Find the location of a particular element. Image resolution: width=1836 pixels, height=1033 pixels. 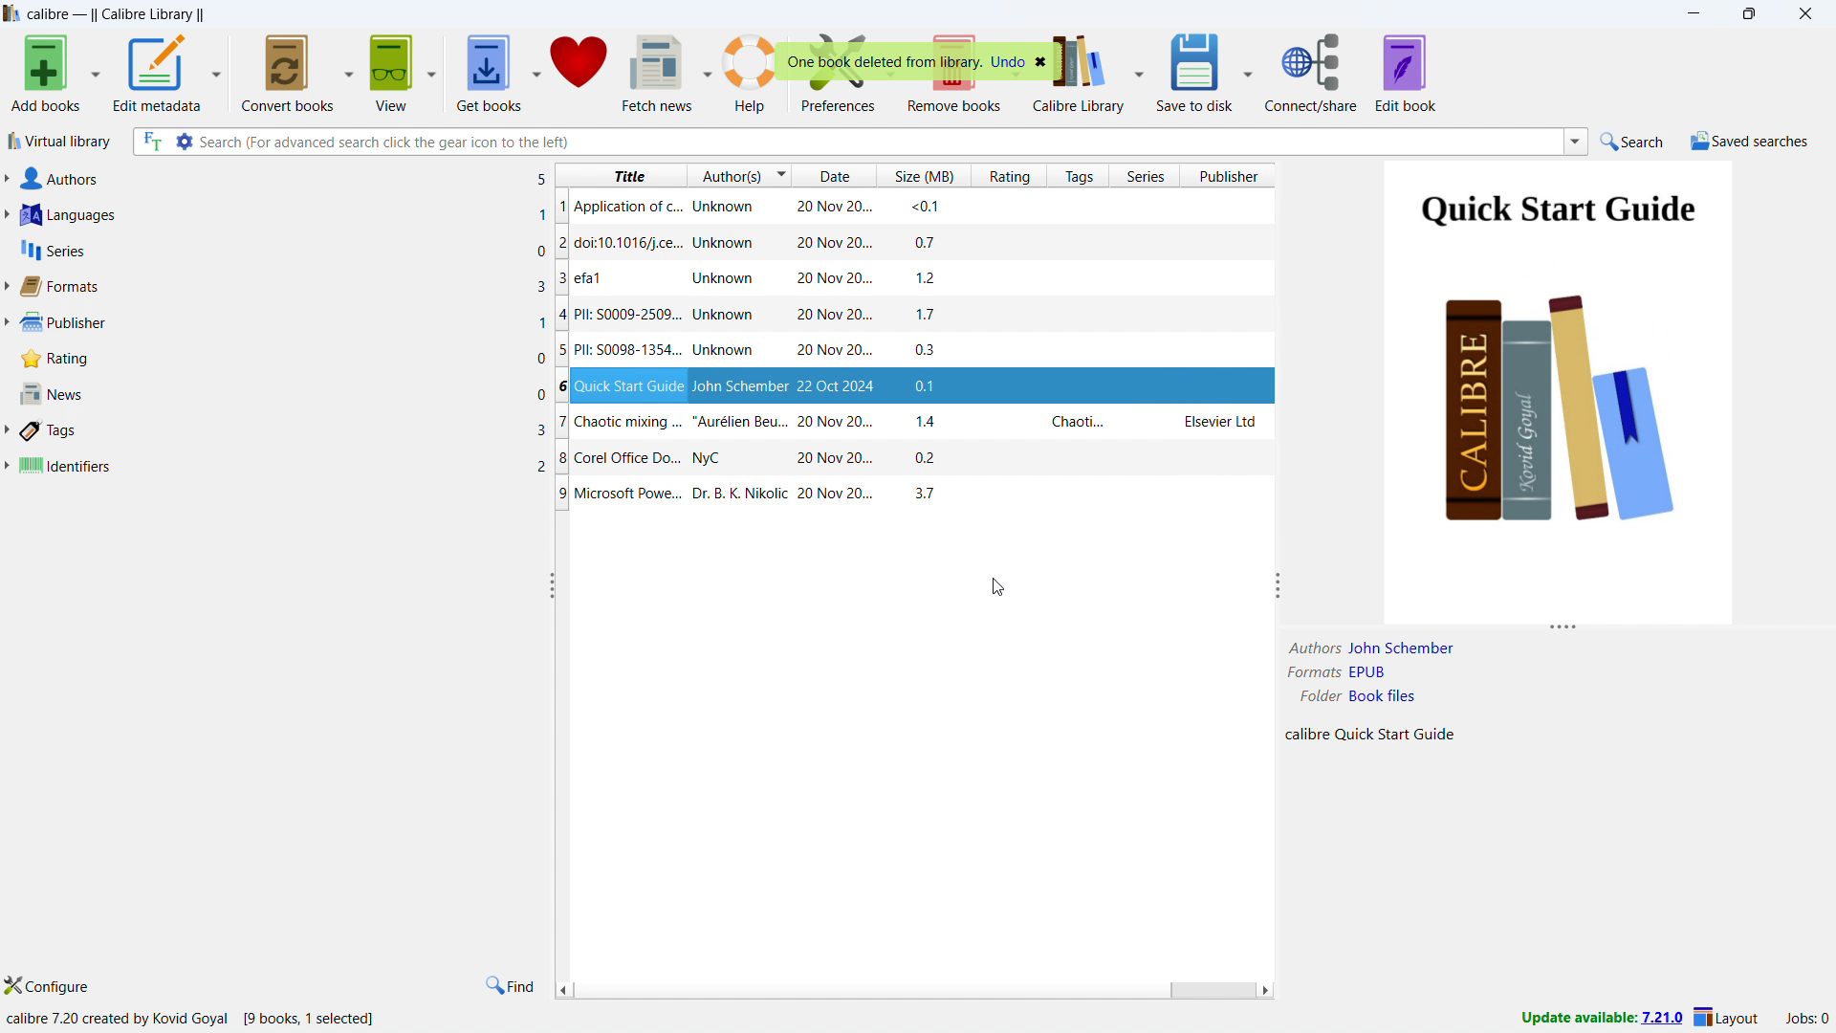

Corel Office Do.. is located at coordinates (903, 492).